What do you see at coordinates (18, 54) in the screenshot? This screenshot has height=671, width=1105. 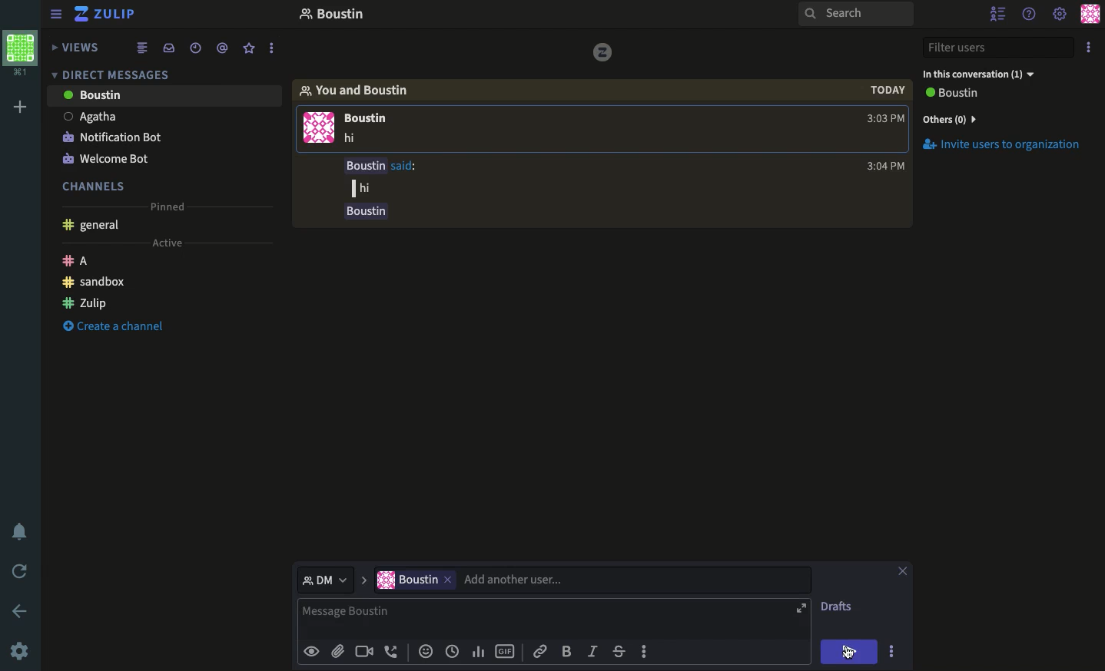 I see `Workspace profile` at bounding box center [18, 54].